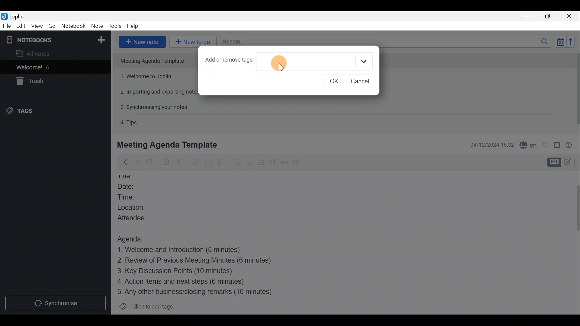 This screenshot has width=580, height=326. I want to click on Agenda:, so click(134, 238).